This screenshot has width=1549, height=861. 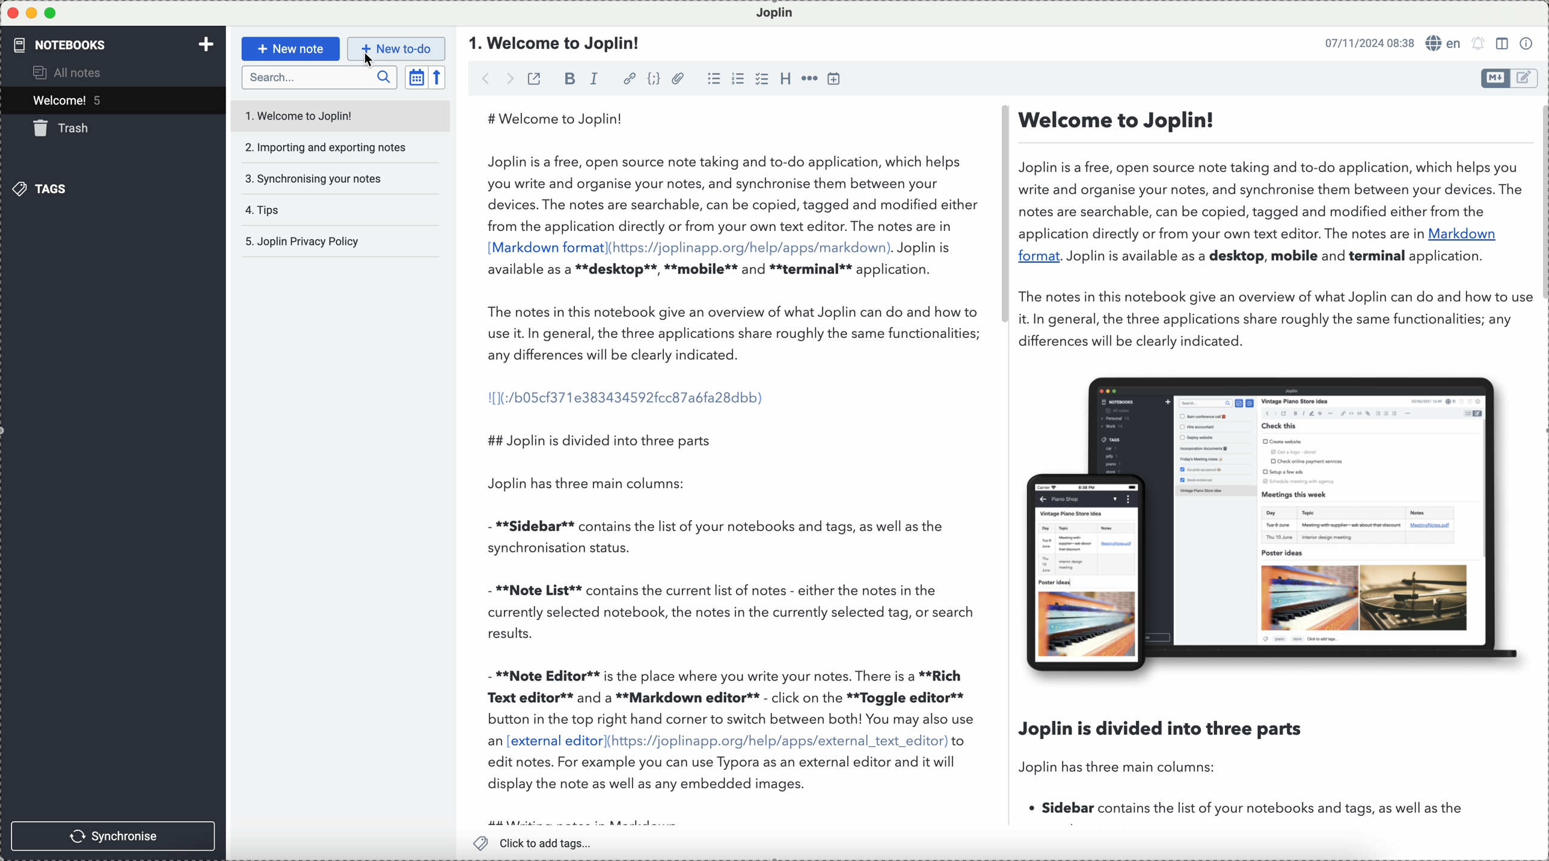 I want to click on toggle editors, so click(x=1496, y=78).